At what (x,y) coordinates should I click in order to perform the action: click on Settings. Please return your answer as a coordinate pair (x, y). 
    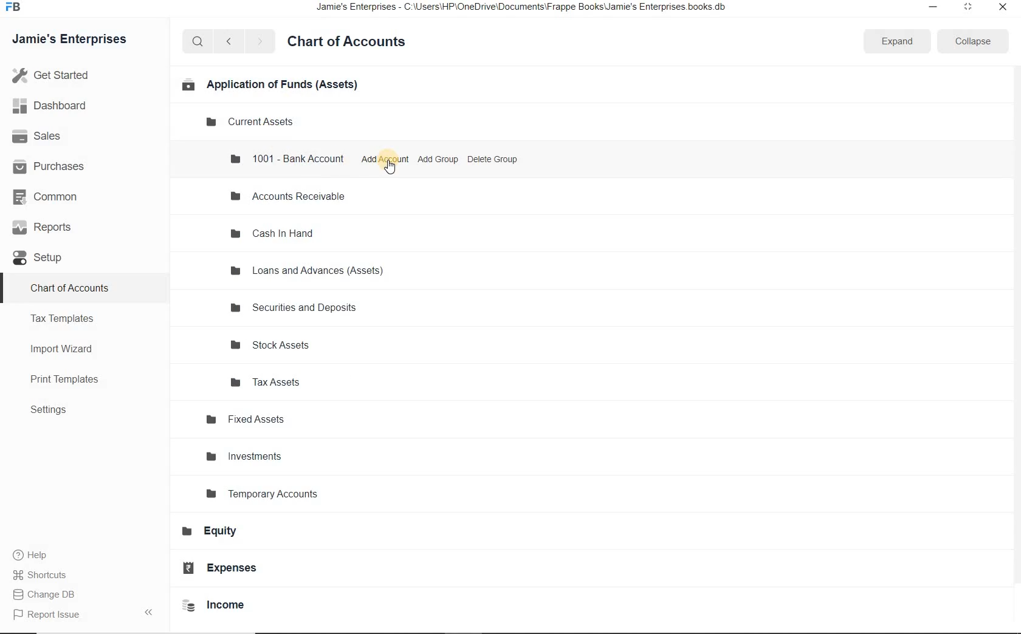
    Looking at the image, I should click on (54, 411).